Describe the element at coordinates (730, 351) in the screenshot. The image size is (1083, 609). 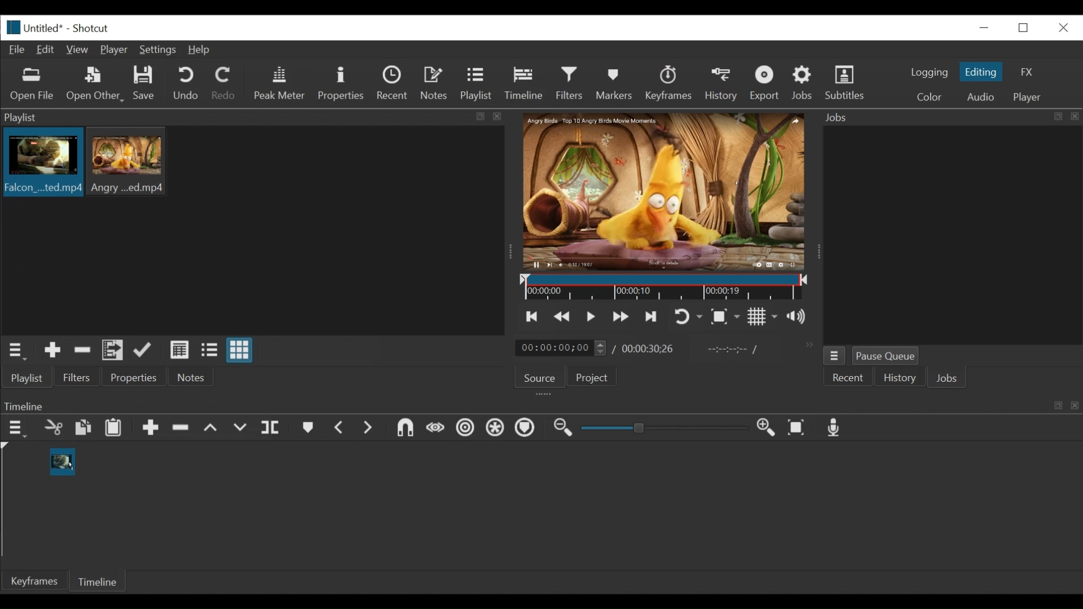
I see `in point` at that location.